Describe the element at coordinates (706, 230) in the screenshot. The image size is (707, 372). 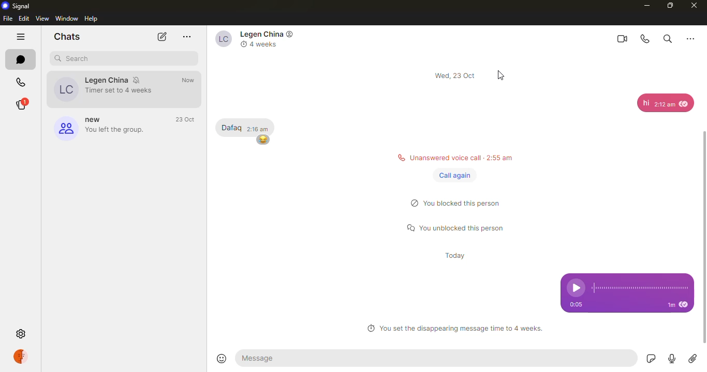
I see `scroll bar` at that location.